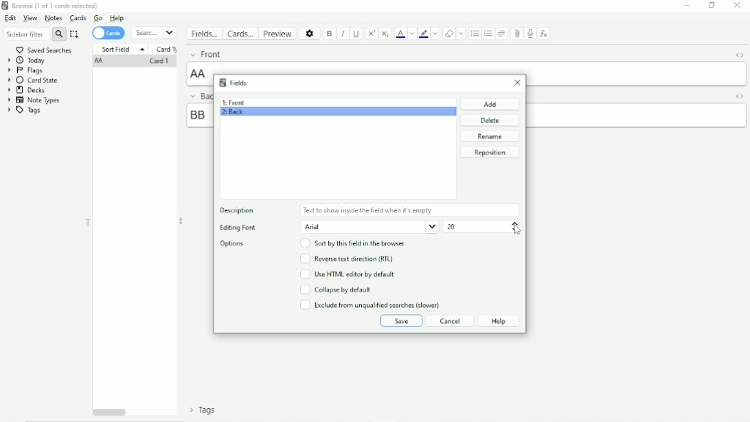 Image resolution: width=750 pixels, height=422 pixels. I want to click on Card Type, so click(167, 49).